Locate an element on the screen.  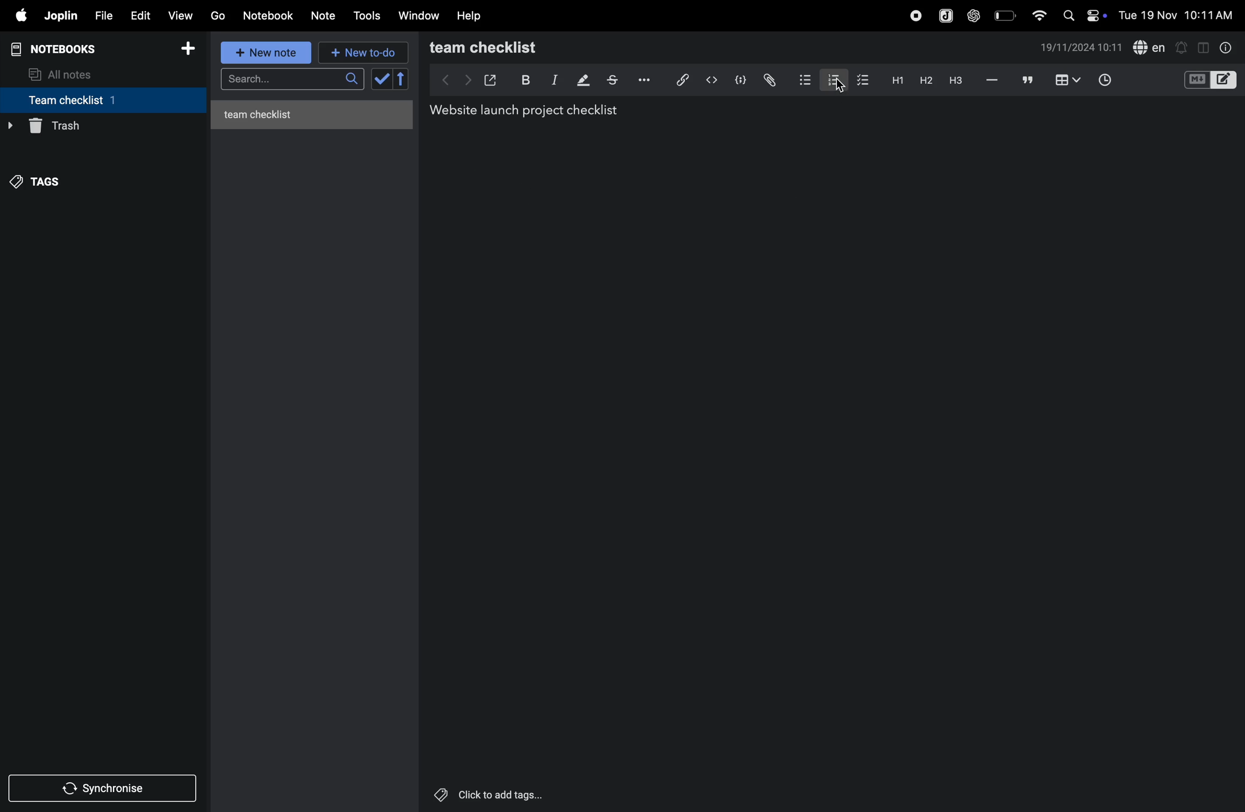
bold is located at coordinates (524, 79).